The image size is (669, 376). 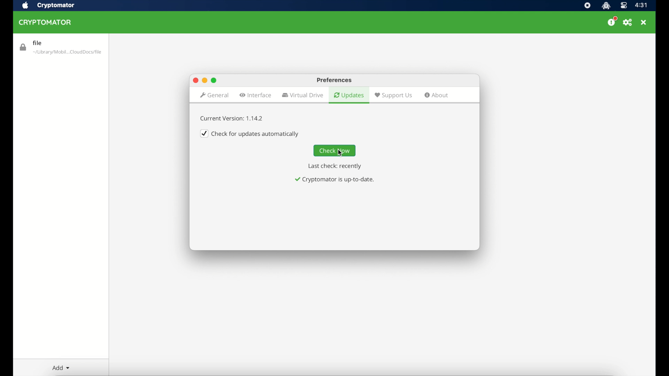 I want to click on minimize, so click(x=205, y=80).